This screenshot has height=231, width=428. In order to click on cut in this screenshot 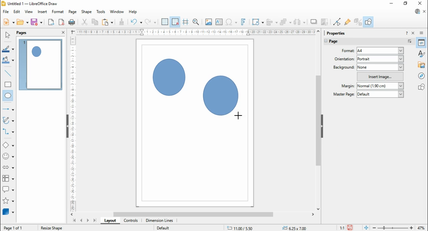, I will do `click(84, 22)`.